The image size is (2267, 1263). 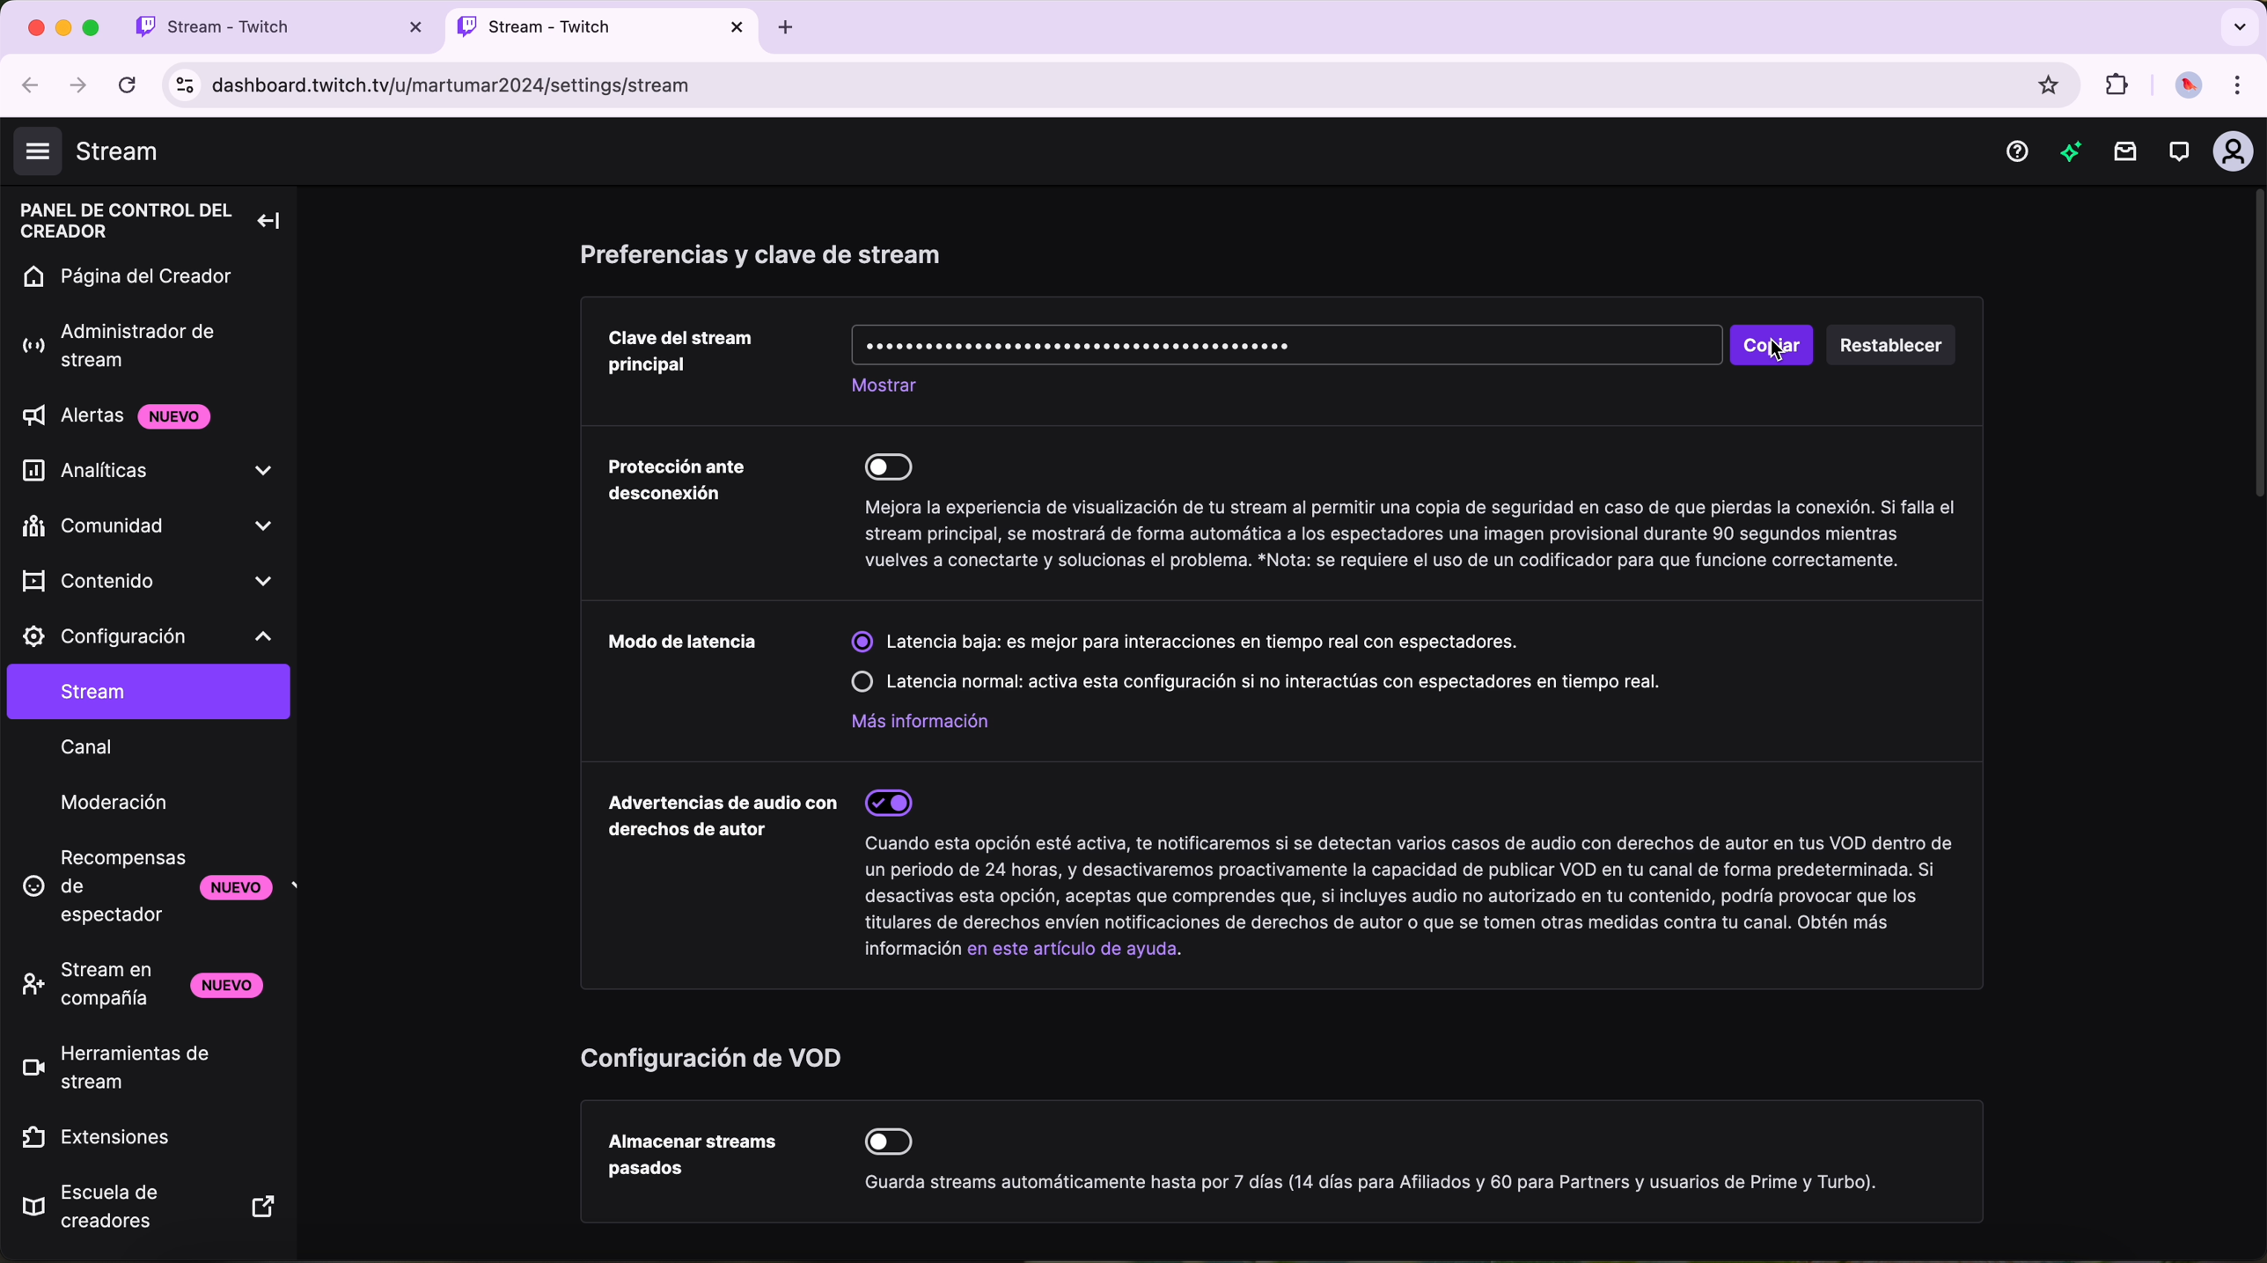 I want to click on close tab, so click(x=26, y=29).